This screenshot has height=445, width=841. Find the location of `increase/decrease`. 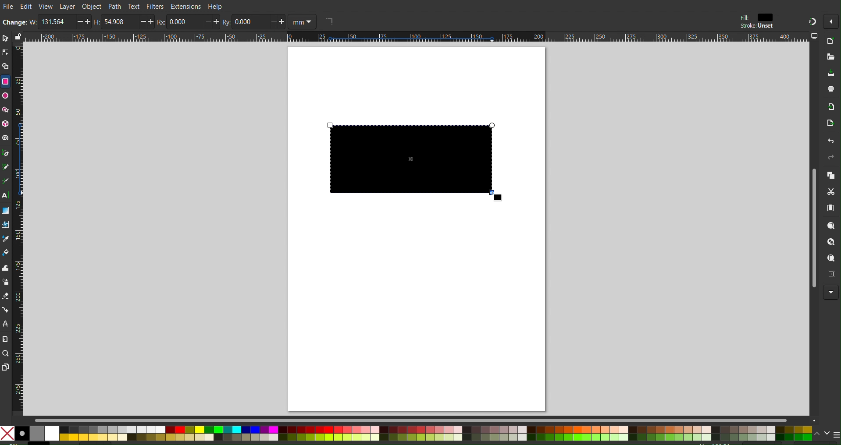

increase/decrease is located at coordinates (148, 22).